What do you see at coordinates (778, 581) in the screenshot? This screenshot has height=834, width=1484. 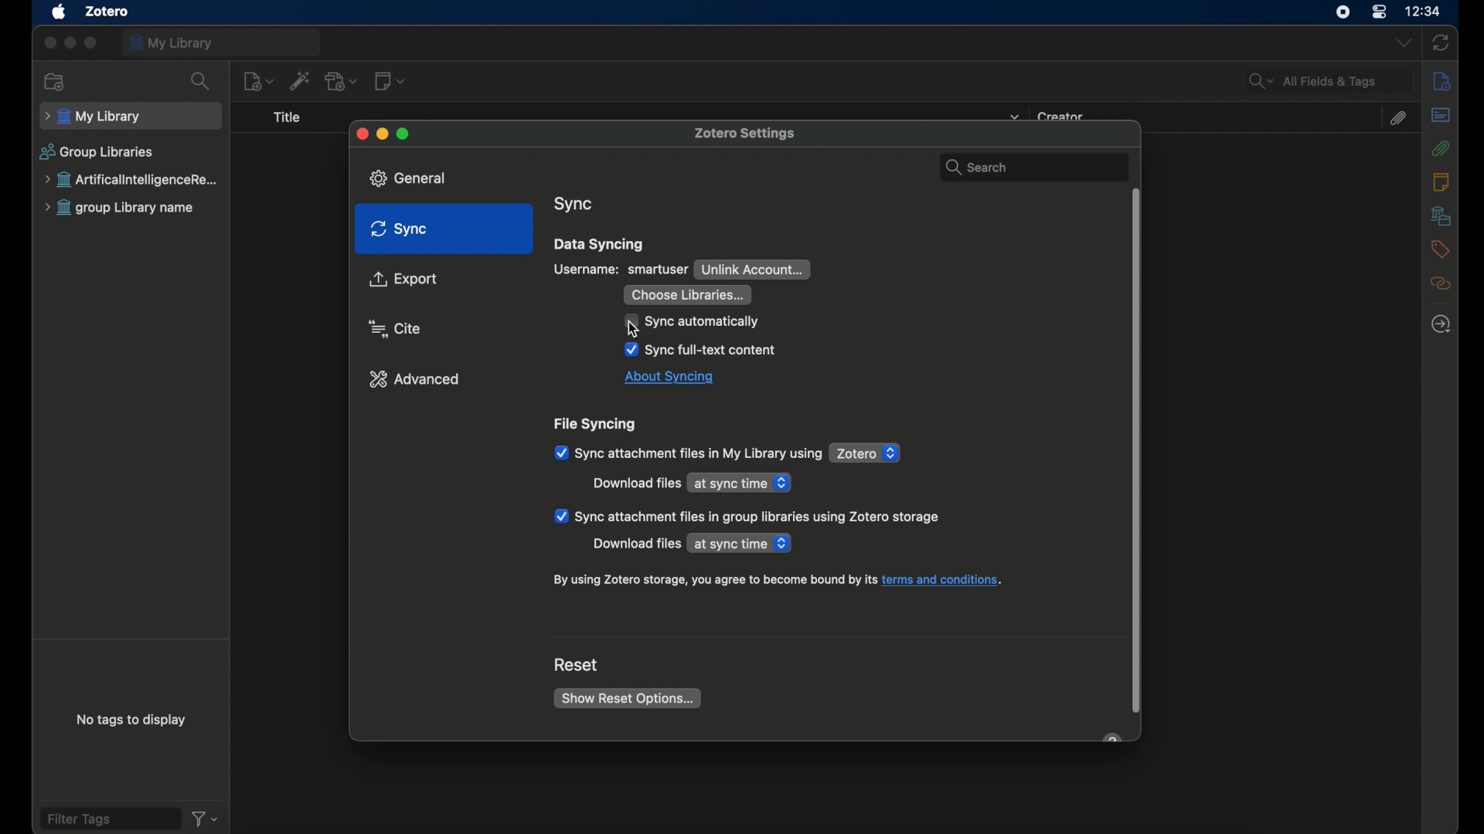 I see `terms and conditions` at bounding box center [778, 581].